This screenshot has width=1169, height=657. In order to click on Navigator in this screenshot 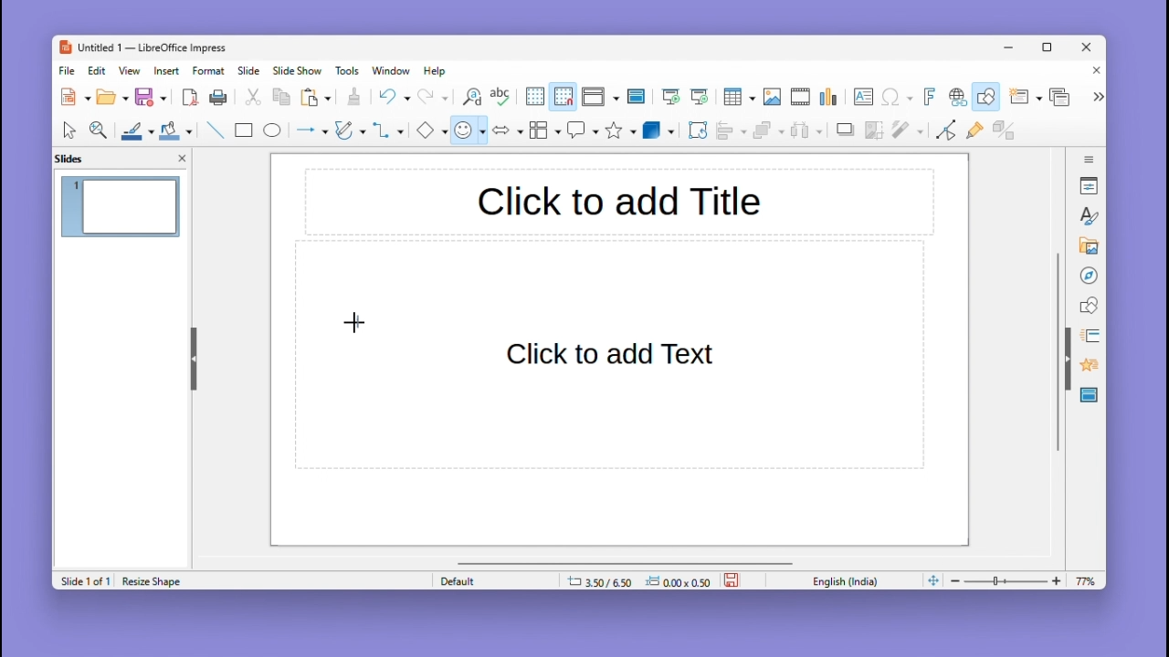, I will do `click(1089, 274)`.